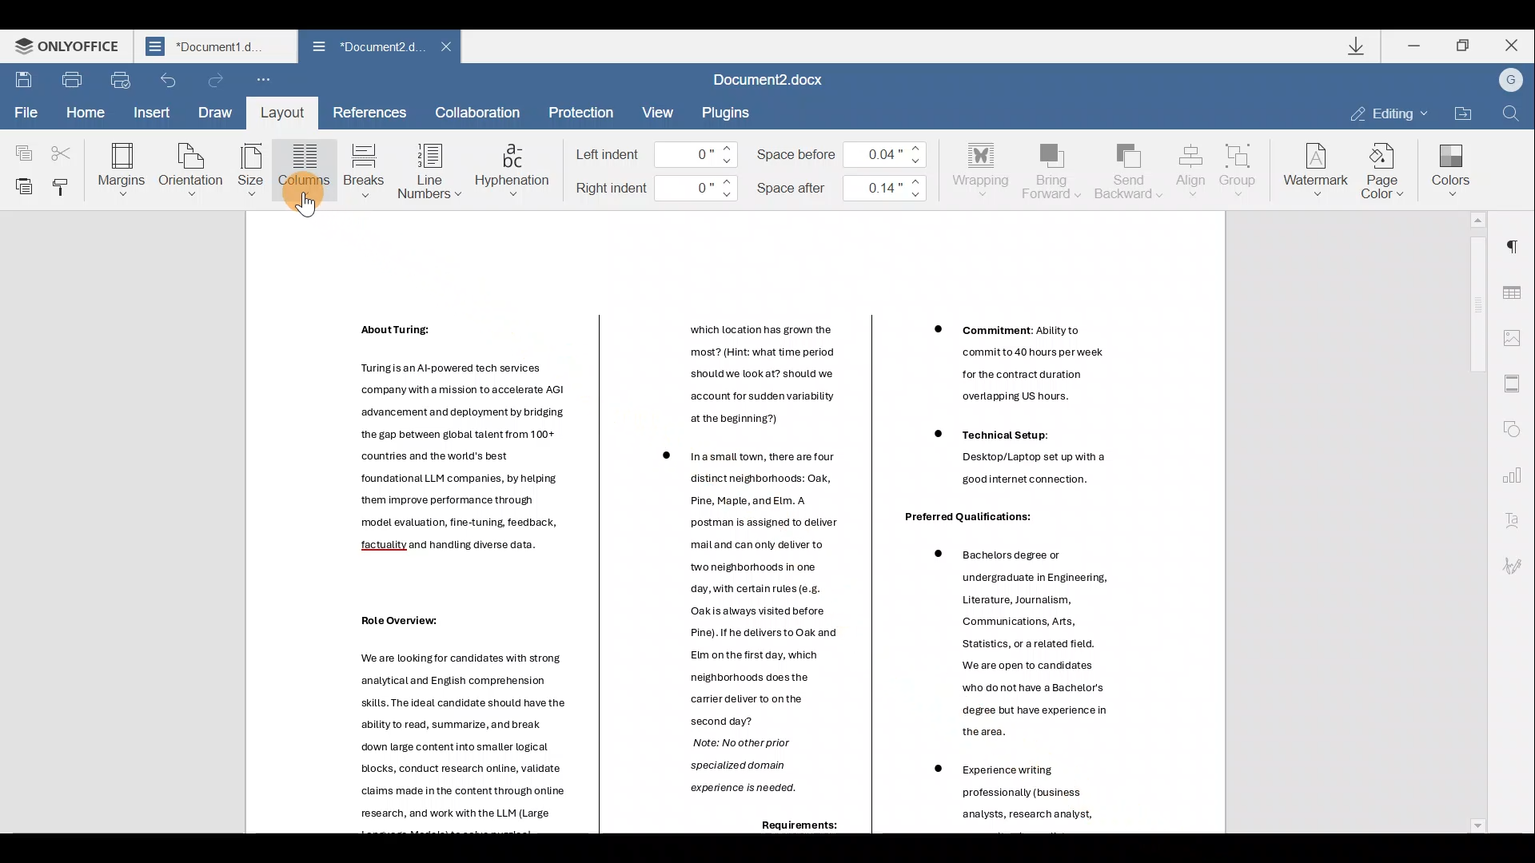  What do you see at coordinates (1126, 169) in the screenshot?
I see `Send backward` at bounding box center [1126, 169].